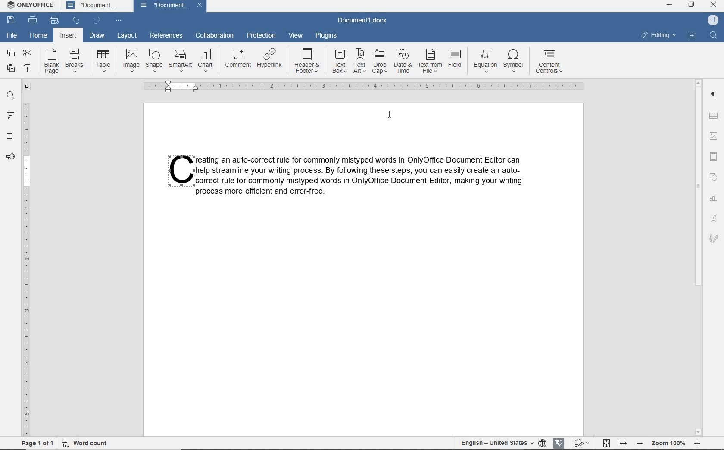 The height and width of the screenshot is (450, 724). Describe the element at coordinates (389, 115) in the screenshot. I see `cursor` at that location.